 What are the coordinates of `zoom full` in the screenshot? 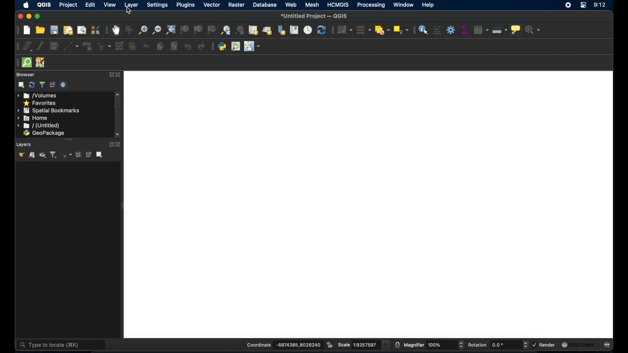 It's located at (170, 30).